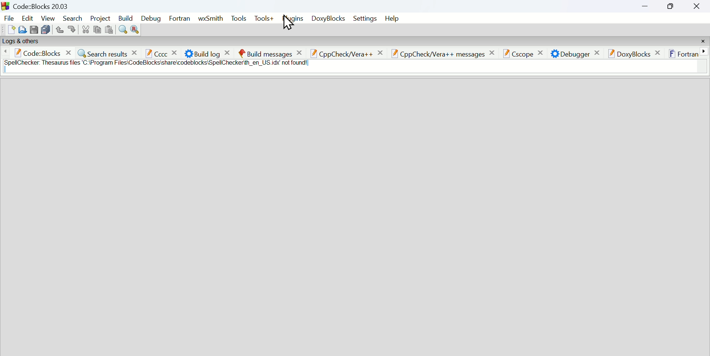 The image size is (710, 356). Describe the element at coordinates (101, 18) in the screenshot. I see `Project` at that location.